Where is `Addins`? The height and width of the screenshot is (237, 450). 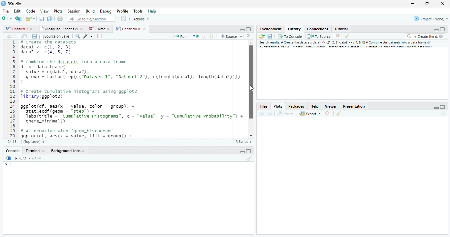 Addins is located at coordinates (142, 19).